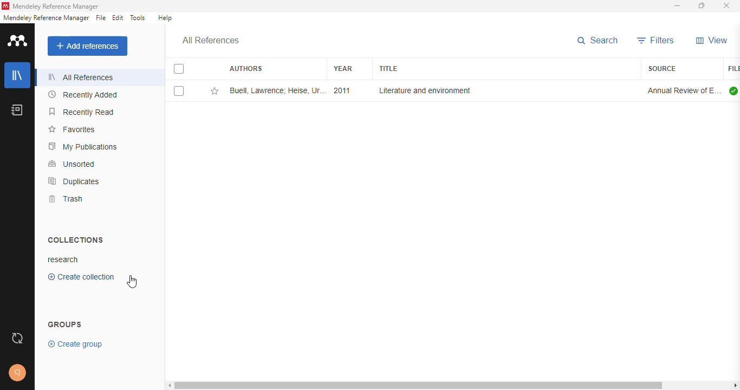 The width and height of the screenshot is (740, 390). I want to click on Buell Lawrence; Heise U, ThornberK, so click(277, 90).